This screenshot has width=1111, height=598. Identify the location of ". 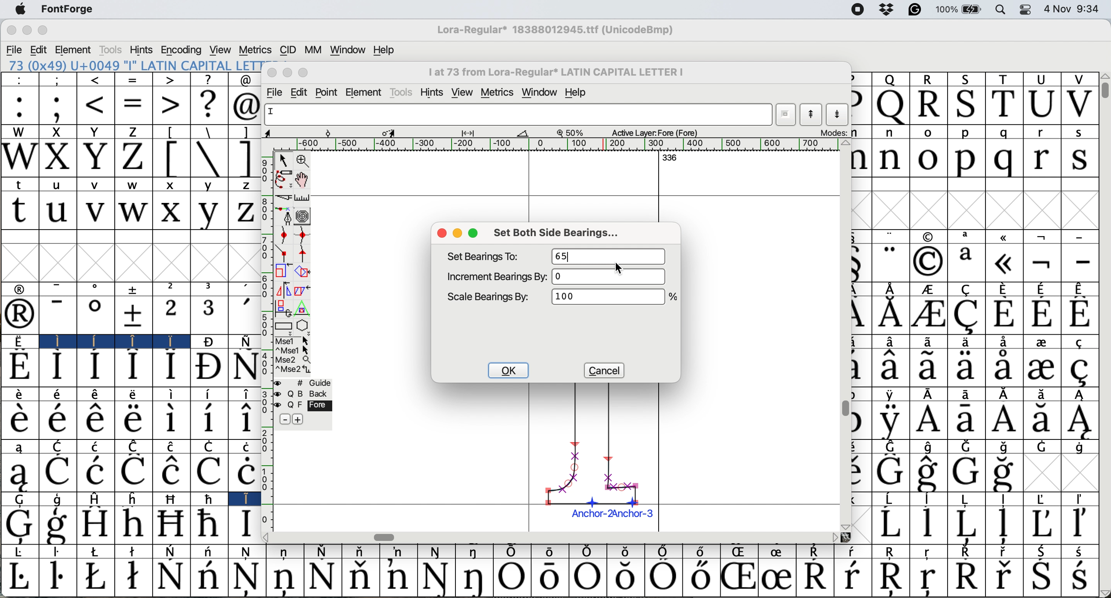
(892, 236).